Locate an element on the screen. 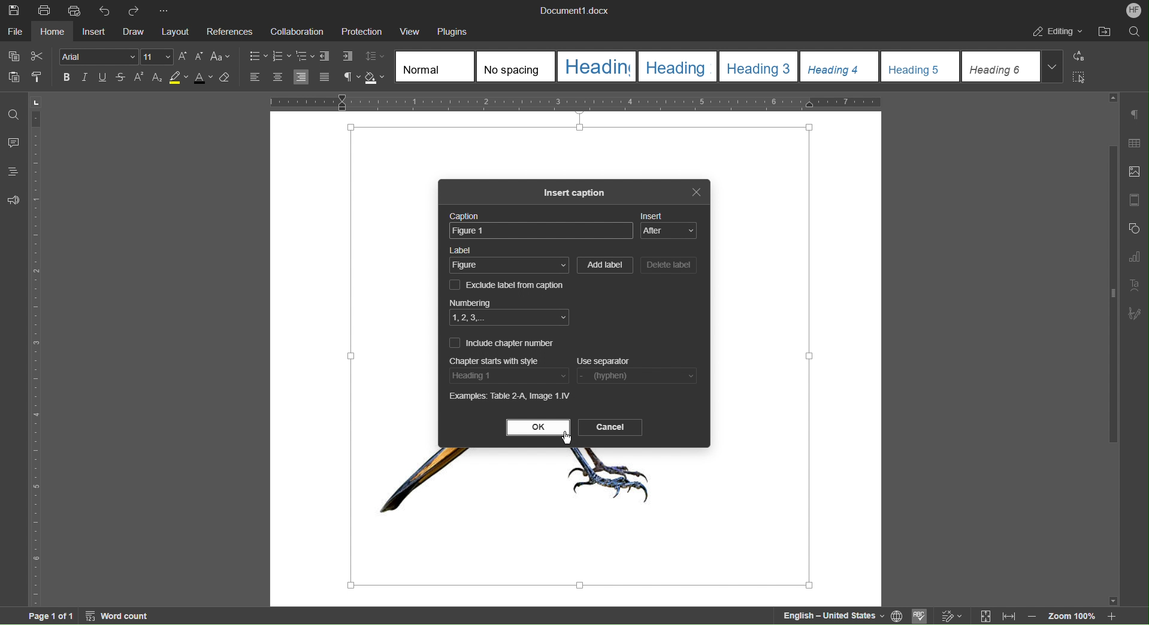 The width and height of the screenshot is (1149, 625). Nested List is located at coordinates (306, 56).